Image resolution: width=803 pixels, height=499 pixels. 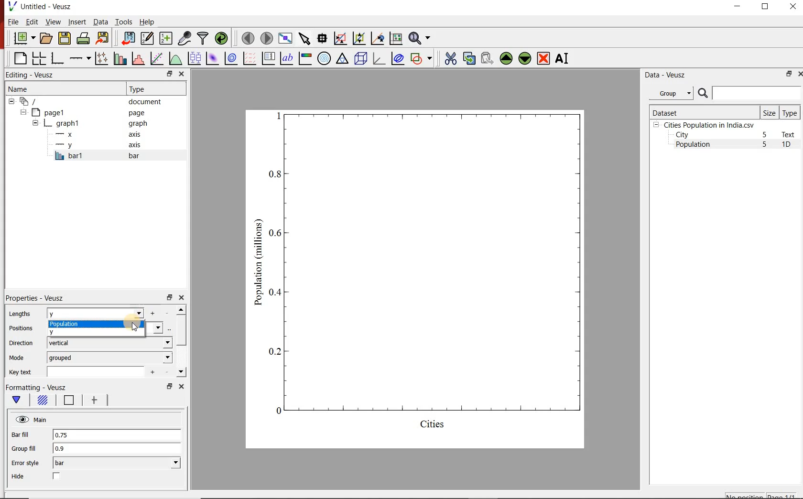 I want to click on filter data, so click(x=203, y=39).